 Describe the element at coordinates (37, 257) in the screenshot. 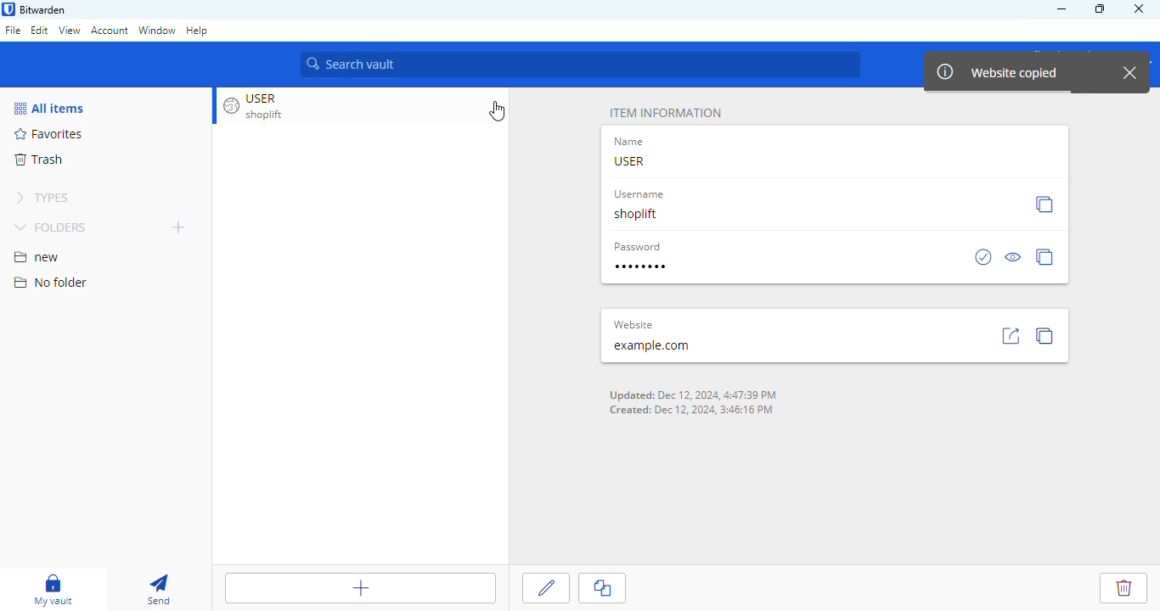

I see `new` at that location.